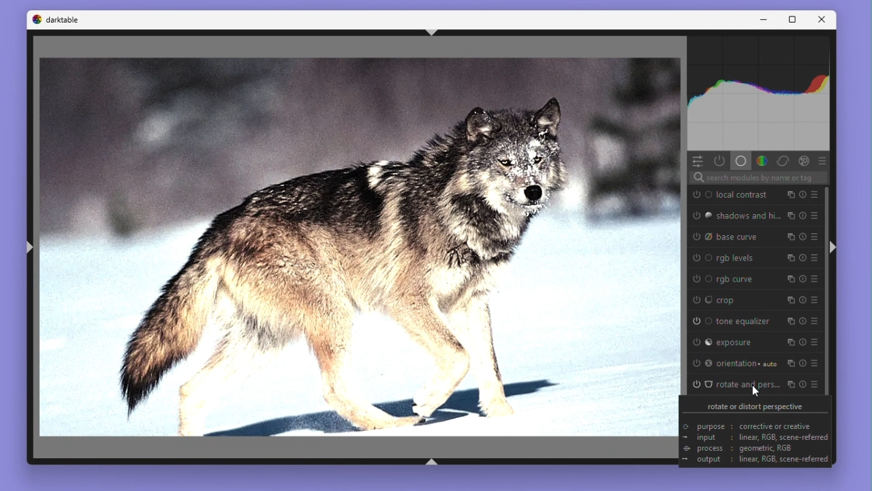  What do you see at coordinates (721, 160) in the screenshot?
I see `Show only active modules` at bounding box center [721, 160].